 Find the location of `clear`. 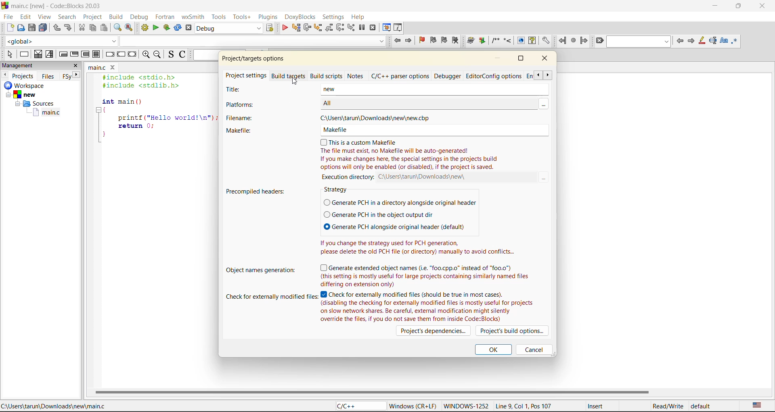

clear is located at coordinates (600, 41).